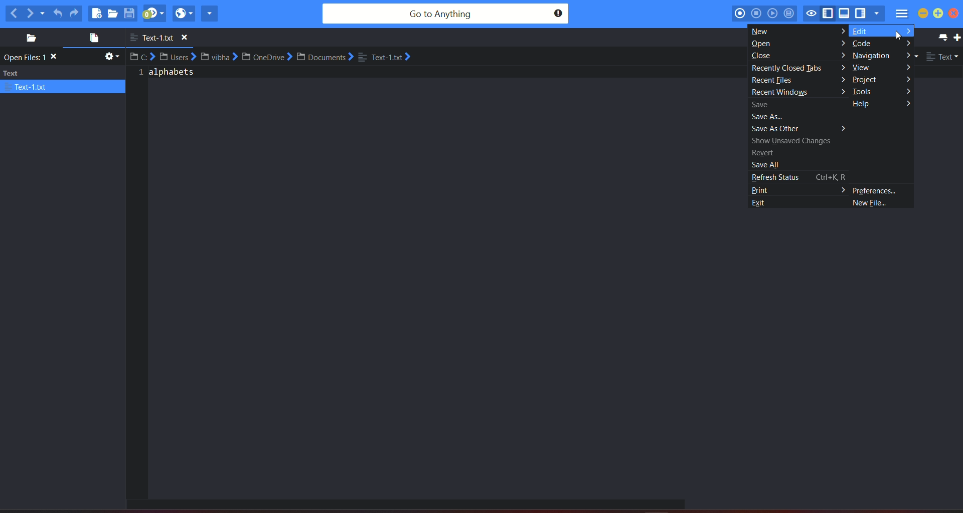 The image size is (963, 513). Describe the element at coordinates (943, 58) in the screenshot. I see `file type` at that location.